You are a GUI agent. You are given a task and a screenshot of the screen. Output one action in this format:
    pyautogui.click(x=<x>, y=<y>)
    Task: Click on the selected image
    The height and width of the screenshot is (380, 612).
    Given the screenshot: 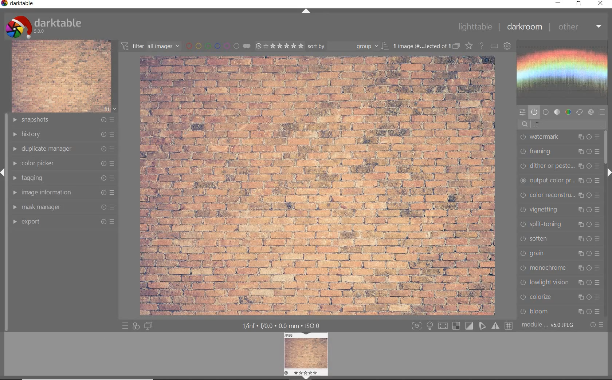 What is the action you would take?
    pyautogui.click(x=318, y=186)
    